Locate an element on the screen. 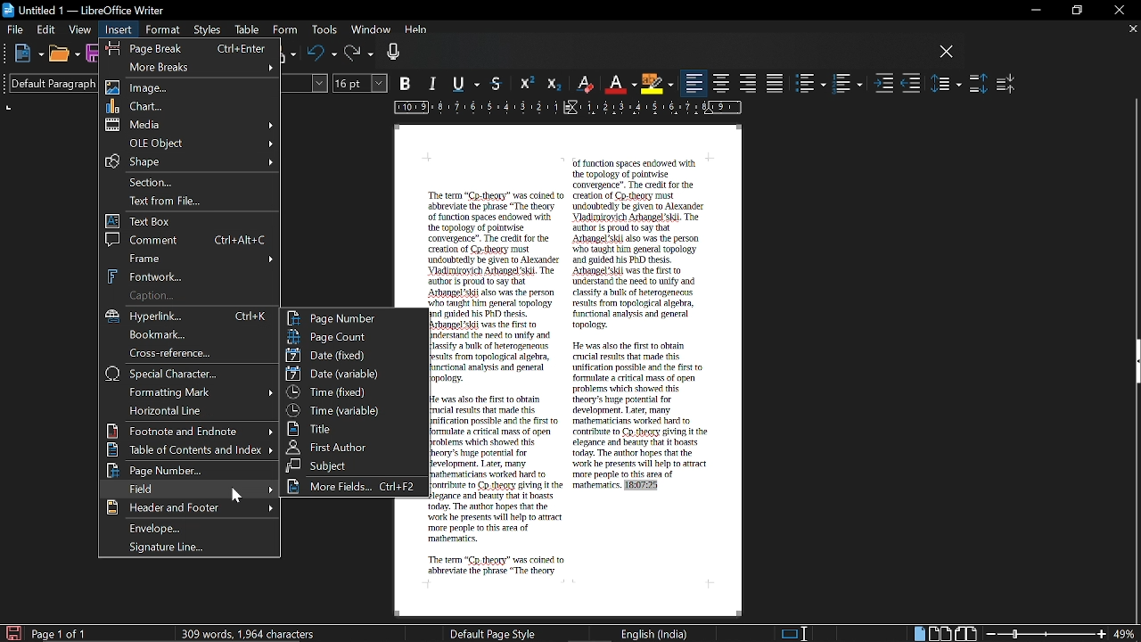 The width and height of the screenshot is (1141, 642). BOld is located at coordinates (407, 83).